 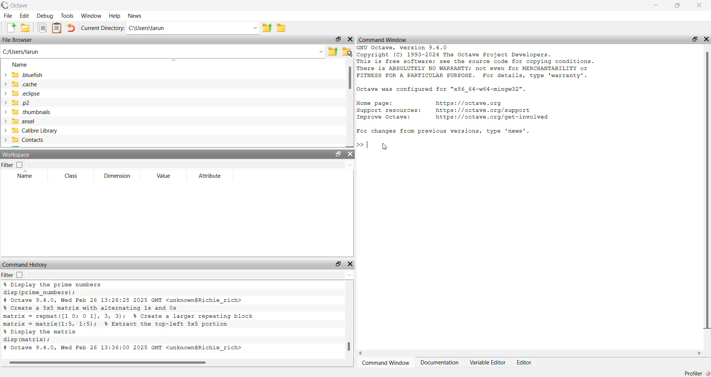 What do you see at coordinates (285, 27) in the screenshot?
I see `browse directories` at bounding box center [285, 27].